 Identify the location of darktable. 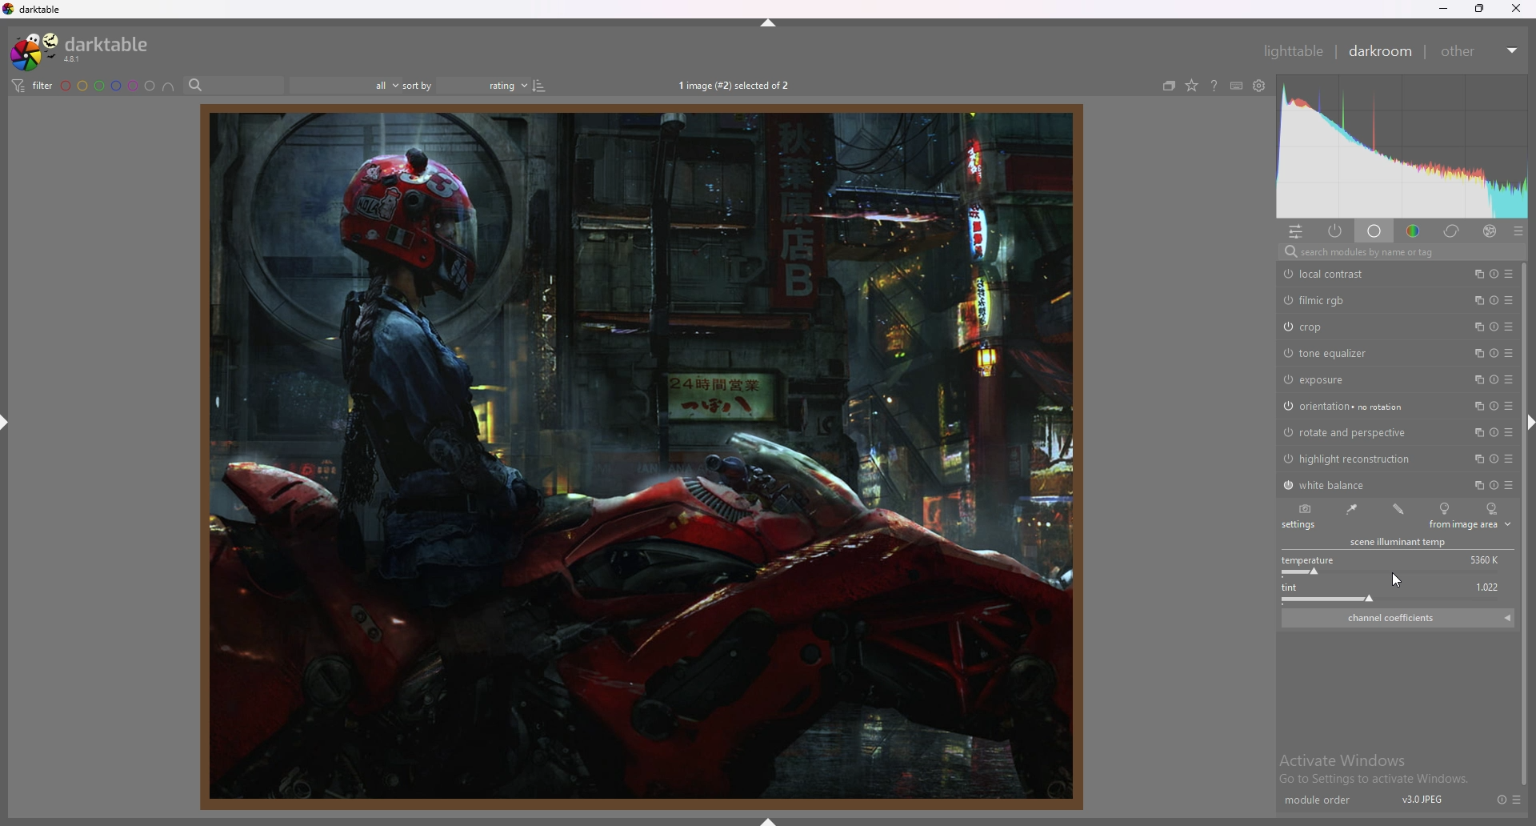
(83, 49).